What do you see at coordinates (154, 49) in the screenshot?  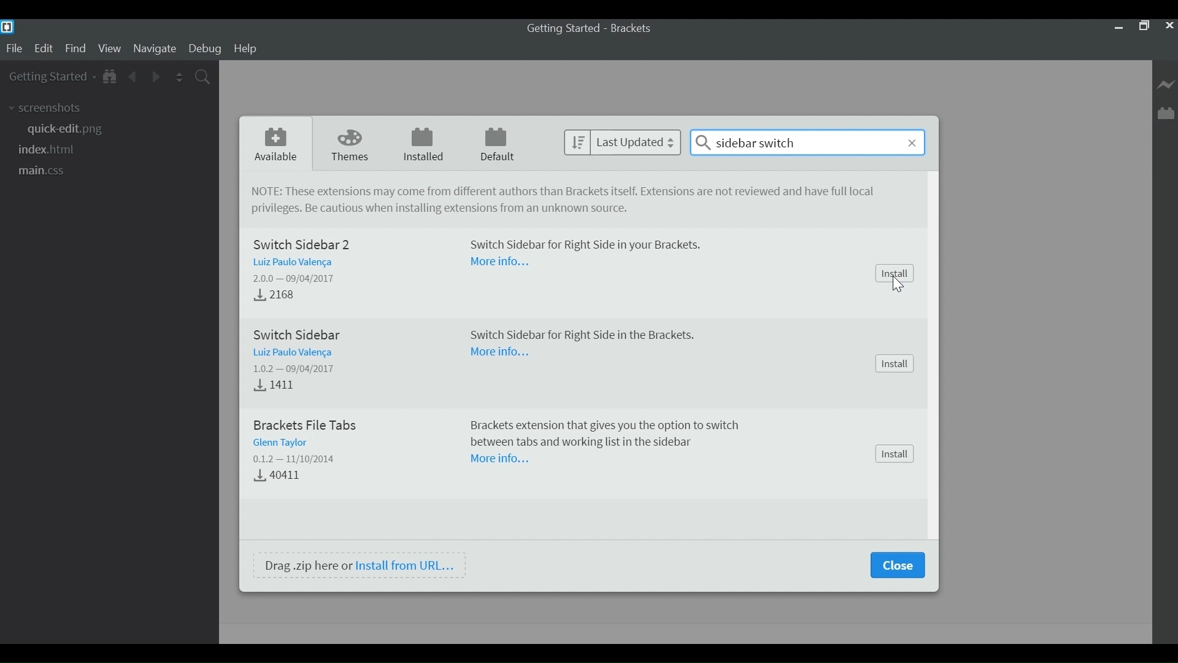 I see `Navigate` at bounding box center [154, 49].